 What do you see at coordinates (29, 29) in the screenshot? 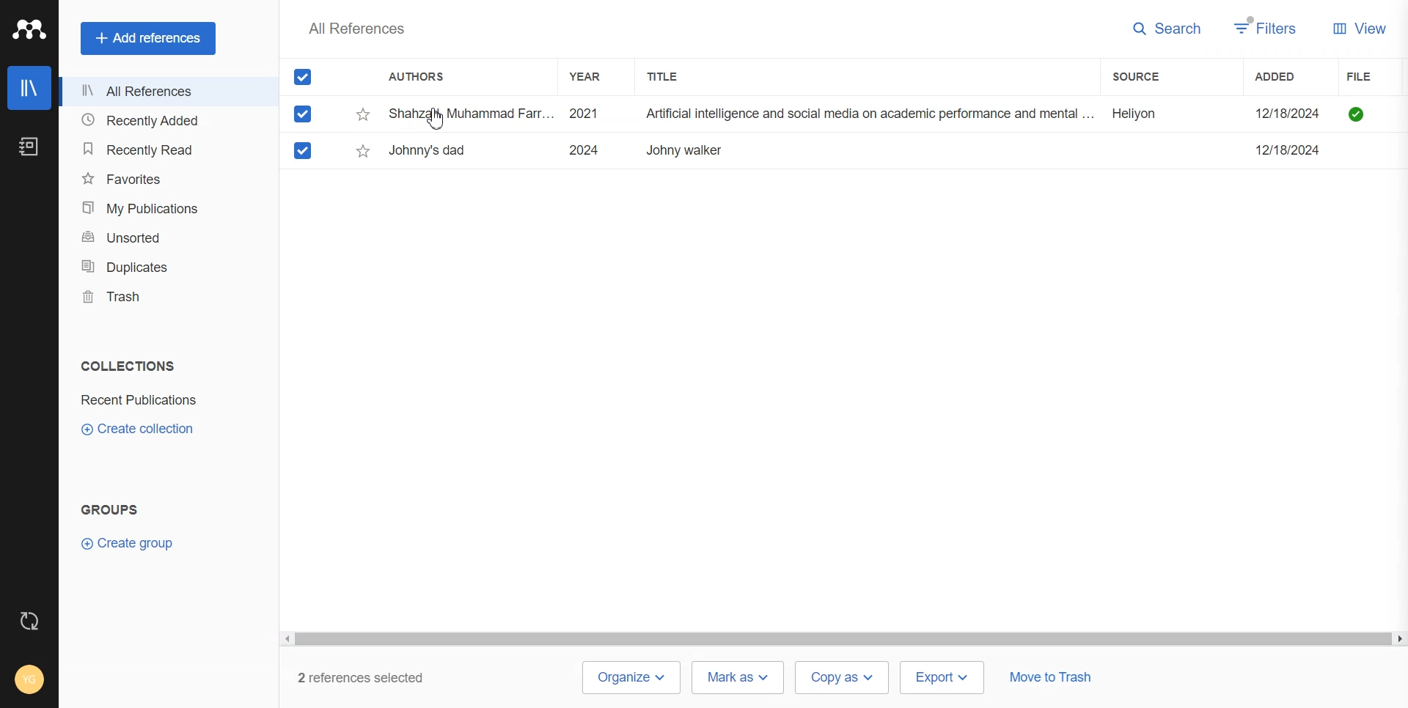
I see `Logo` at bounding box center [29, 29].